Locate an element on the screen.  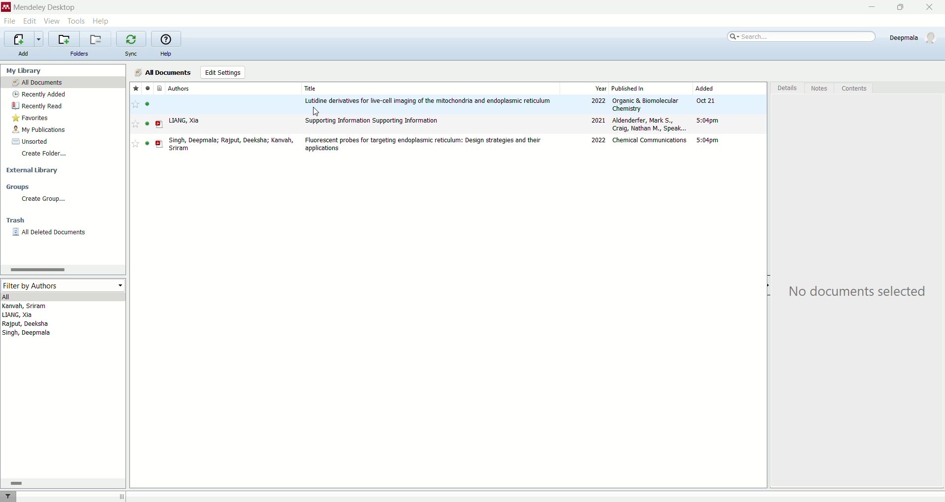
Chemical Communications is located at coordinates (650, 140).